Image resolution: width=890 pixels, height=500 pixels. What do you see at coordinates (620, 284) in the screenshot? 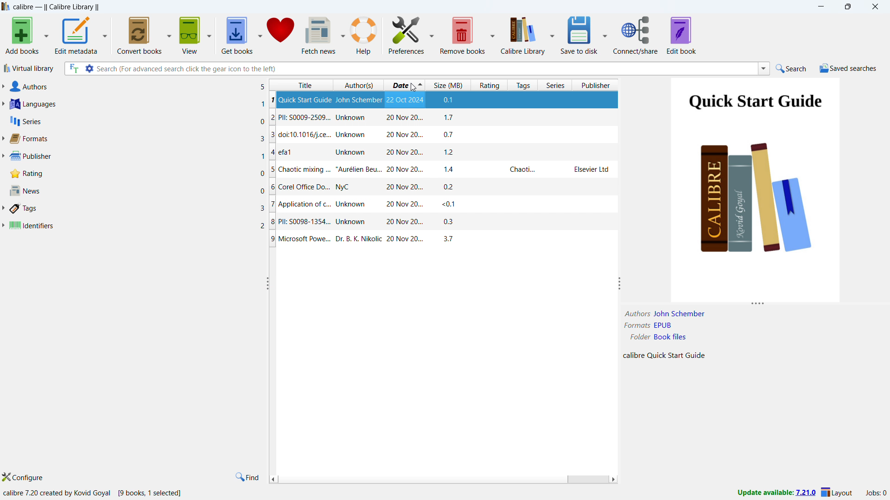
I see `resize` at bounding box center [620, 284].